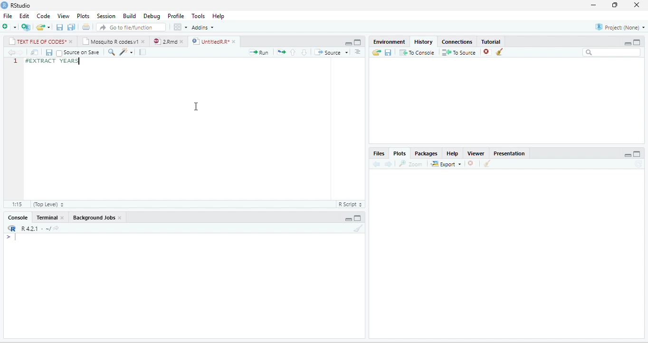 The image size is (648, 343). What do you see at coordinates (11, 238) in the screenshot?
I see `>` at bounding box center [11, 238].